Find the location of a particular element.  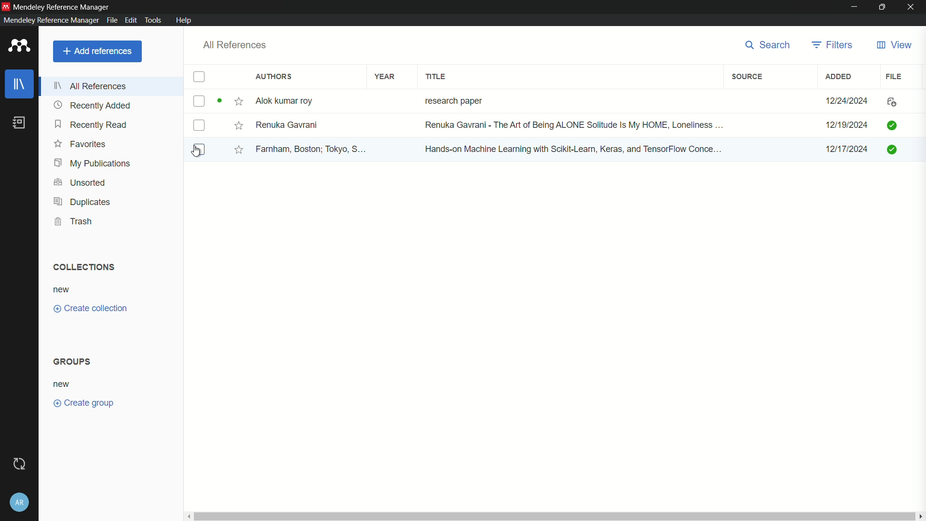

help menu is located at coordinates (184, 20).